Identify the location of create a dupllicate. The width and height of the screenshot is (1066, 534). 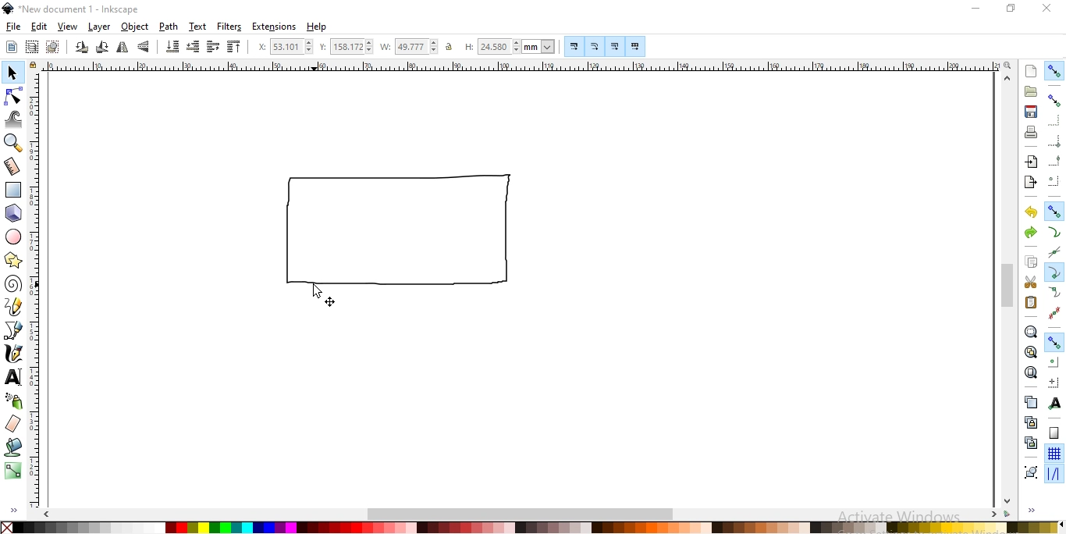
(1030, 402).